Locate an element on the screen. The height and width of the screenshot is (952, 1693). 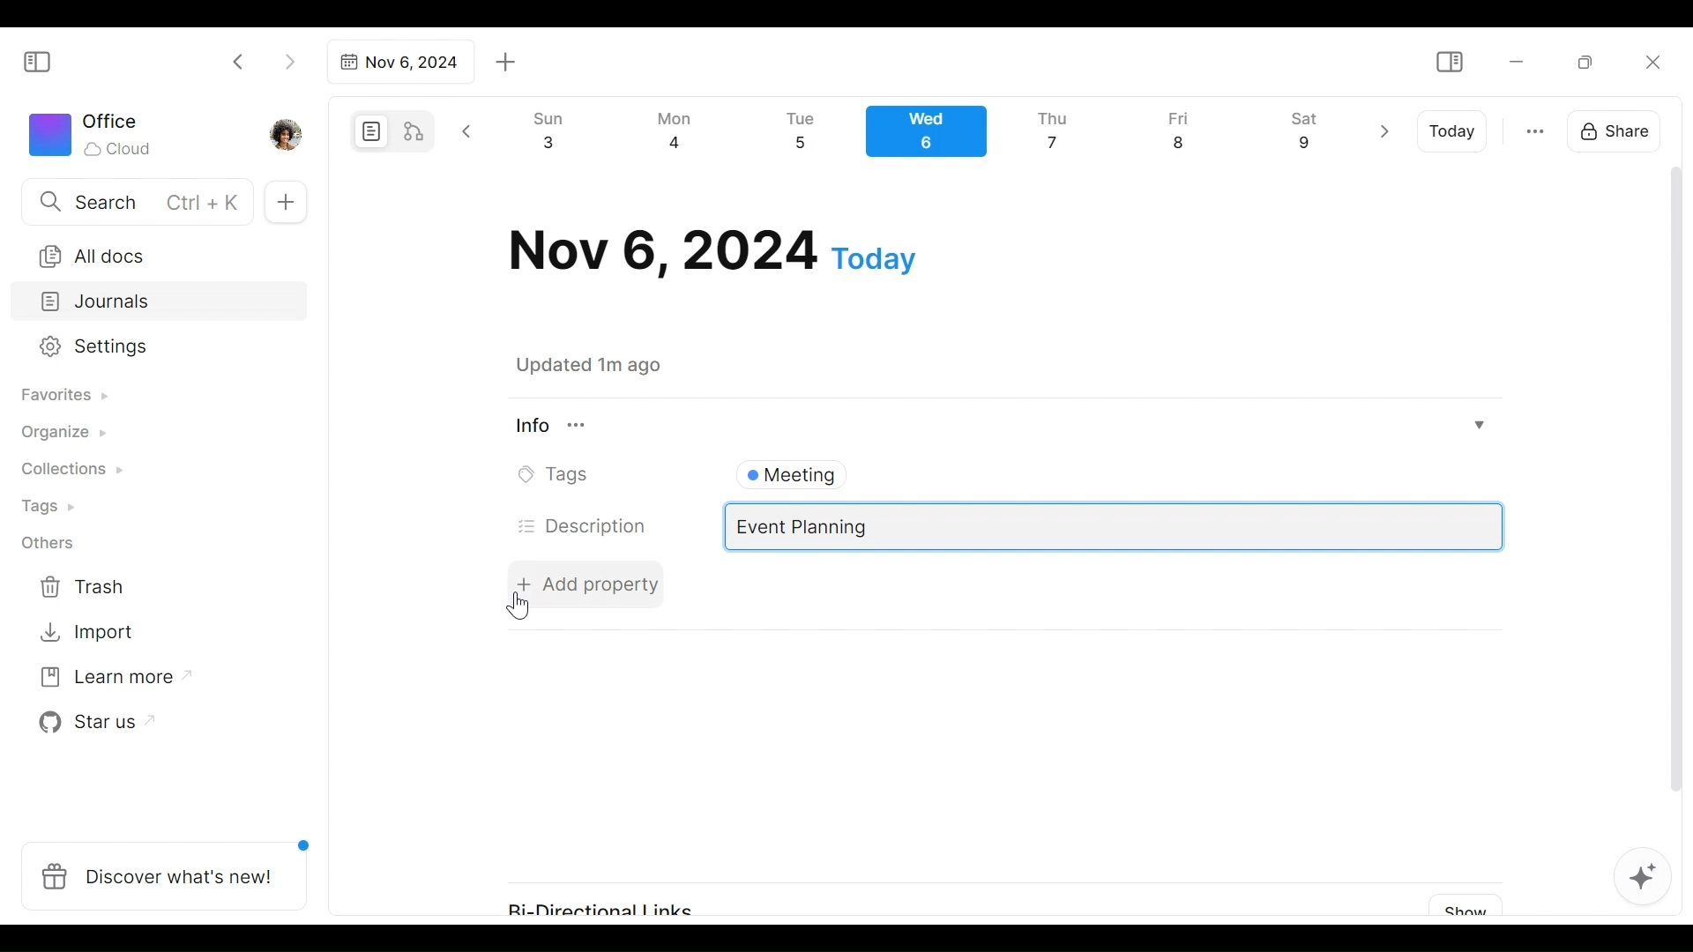
more otions is located at coordinates (1535, 130).